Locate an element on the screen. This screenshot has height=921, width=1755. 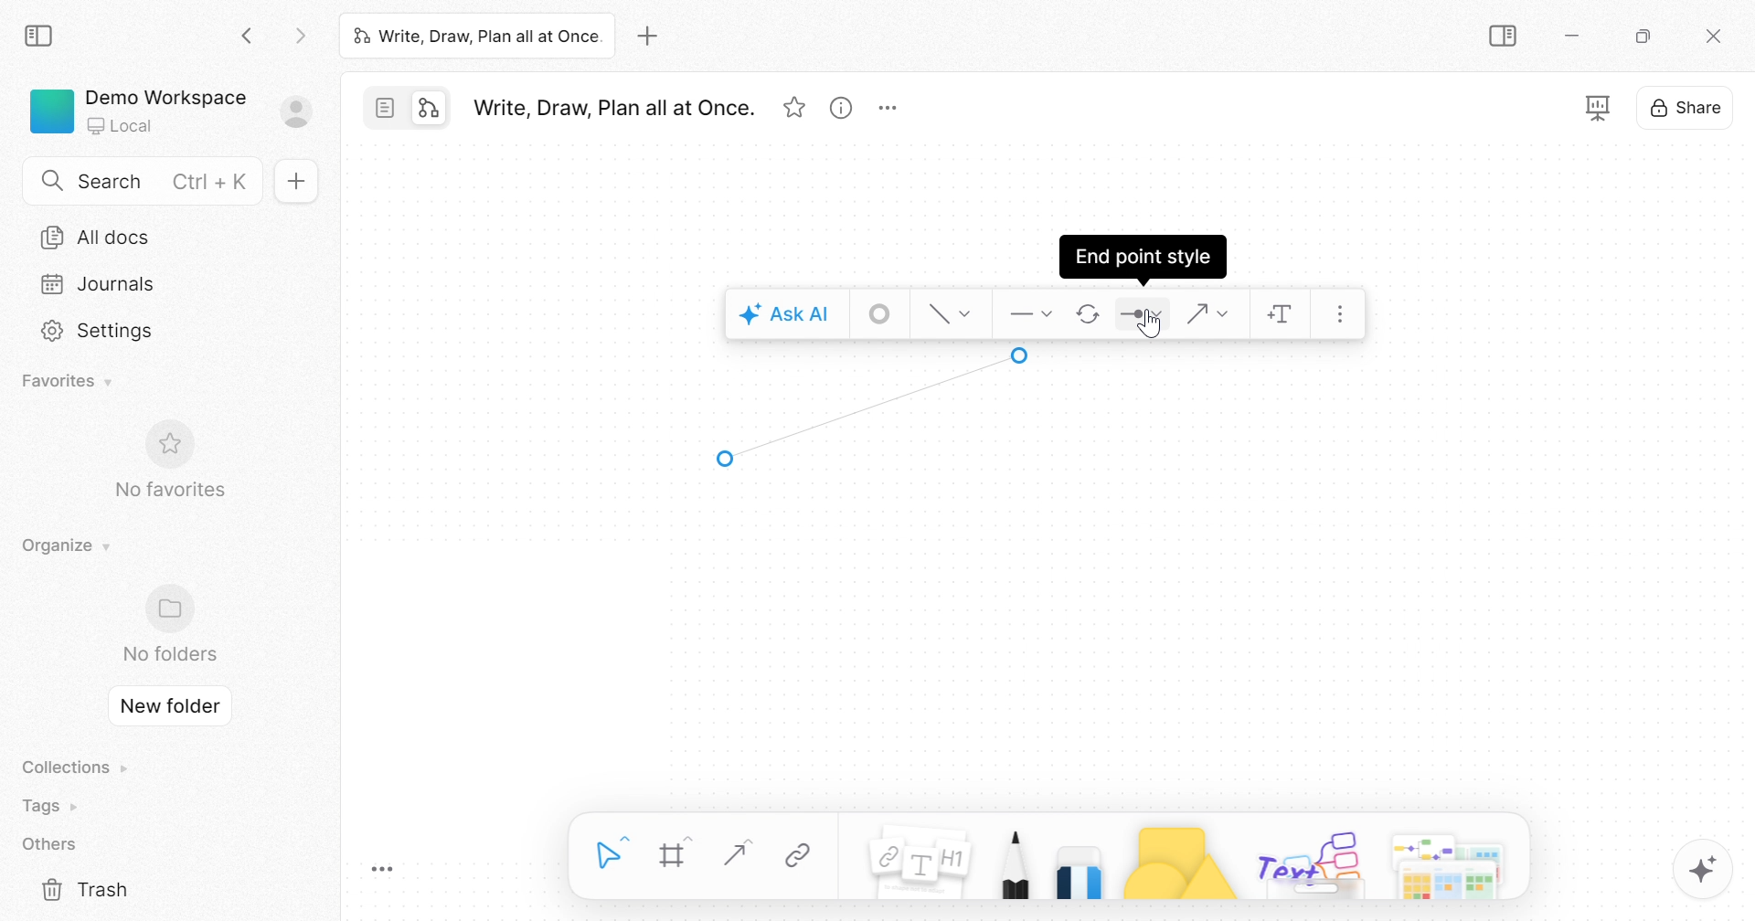
Share is located at coordinates (1686, 111).